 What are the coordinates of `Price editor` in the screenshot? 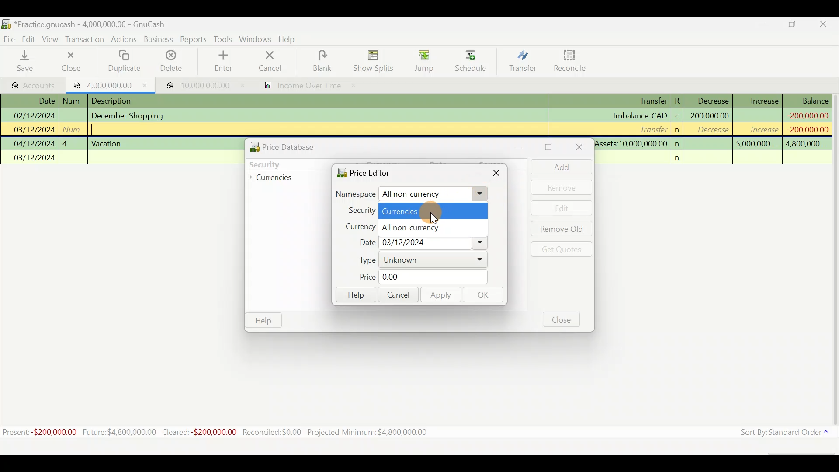 It's located at (361, 172).